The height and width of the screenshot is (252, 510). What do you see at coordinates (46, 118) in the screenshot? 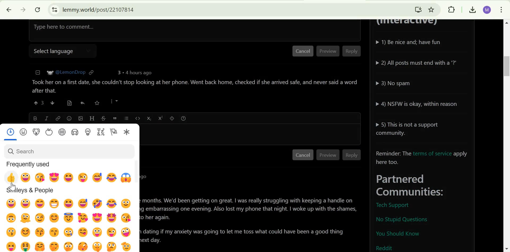
I see `Italic` at bounding box center [46, 118].